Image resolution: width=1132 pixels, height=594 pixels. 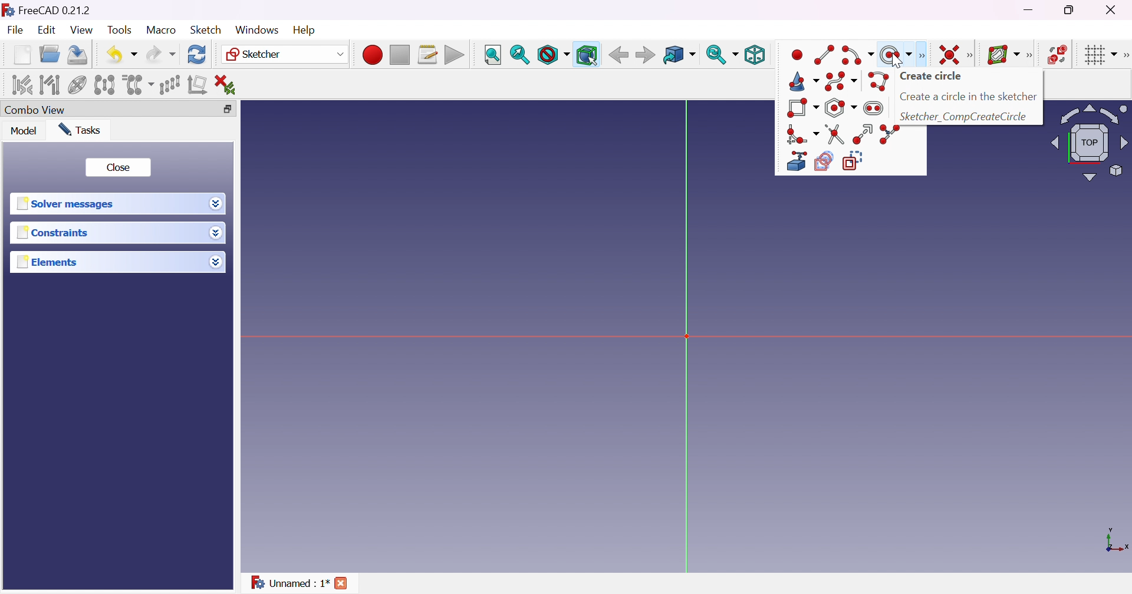 What do you see at coordinates (216, 205) in the screenshot?
I see `Drop down` at bounding box center [216, 205].